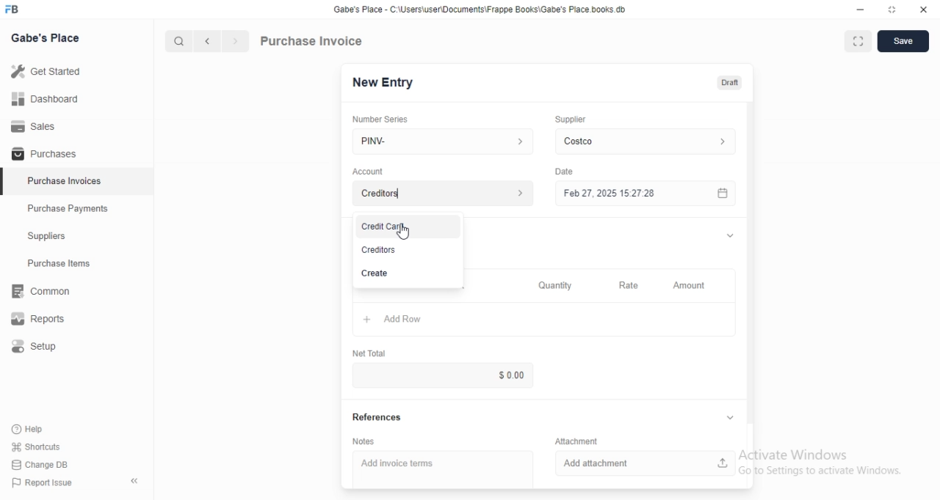  I want to click on Attachment, so click(576, 441).